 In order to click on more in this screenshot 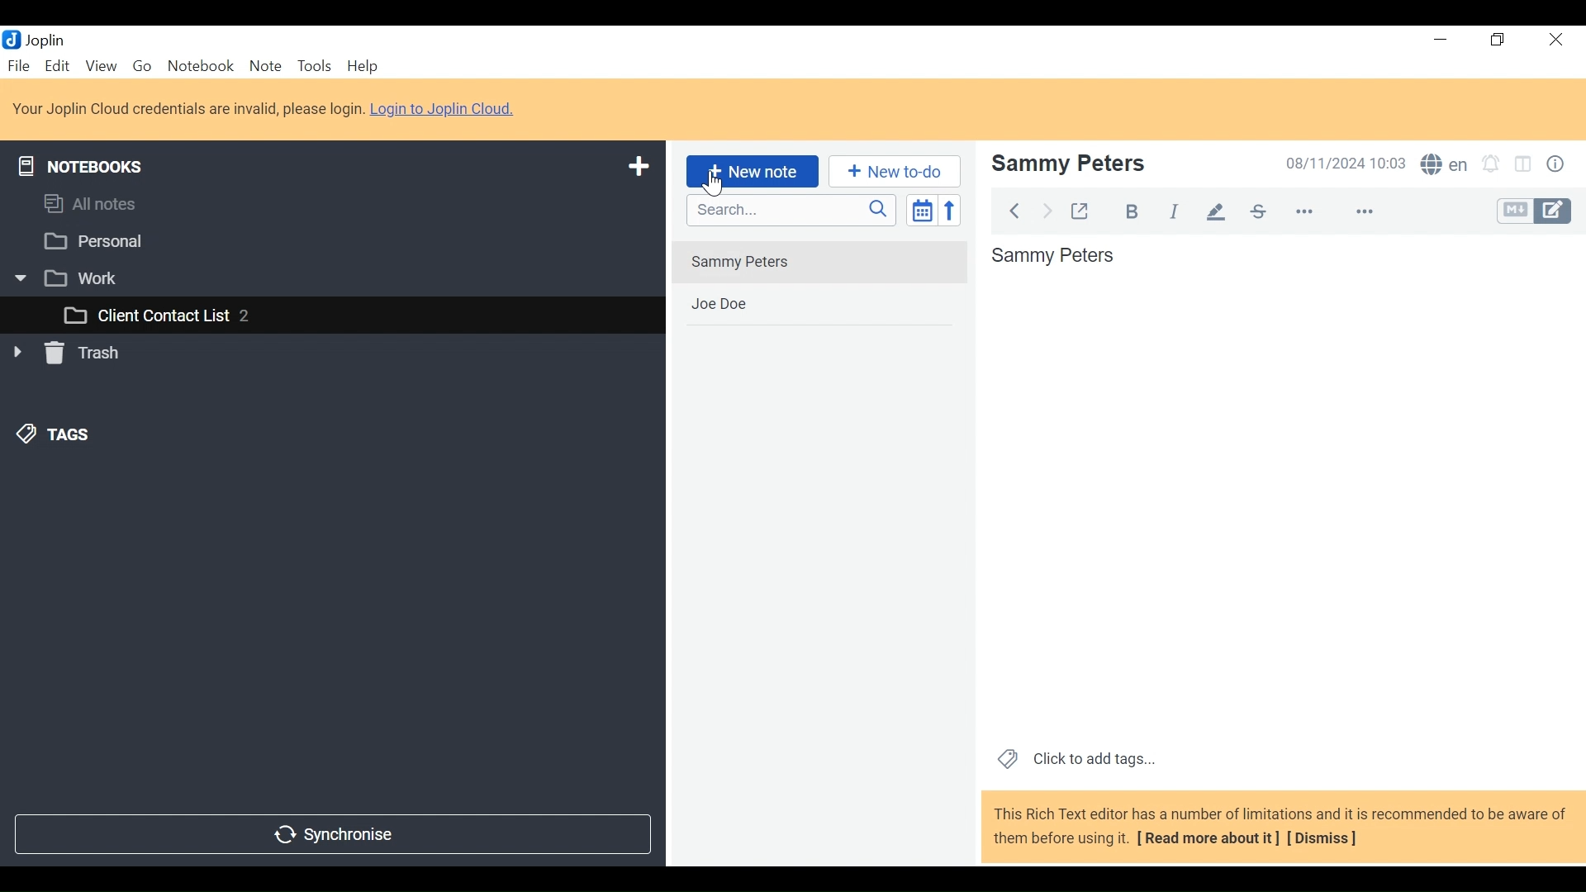, I will do `click(1336, 212)`.